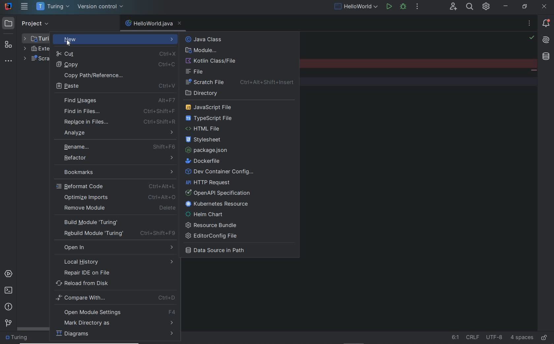  Describe the element at coordinates (119, 101) in the screenshot. I see `find usages` at that location.